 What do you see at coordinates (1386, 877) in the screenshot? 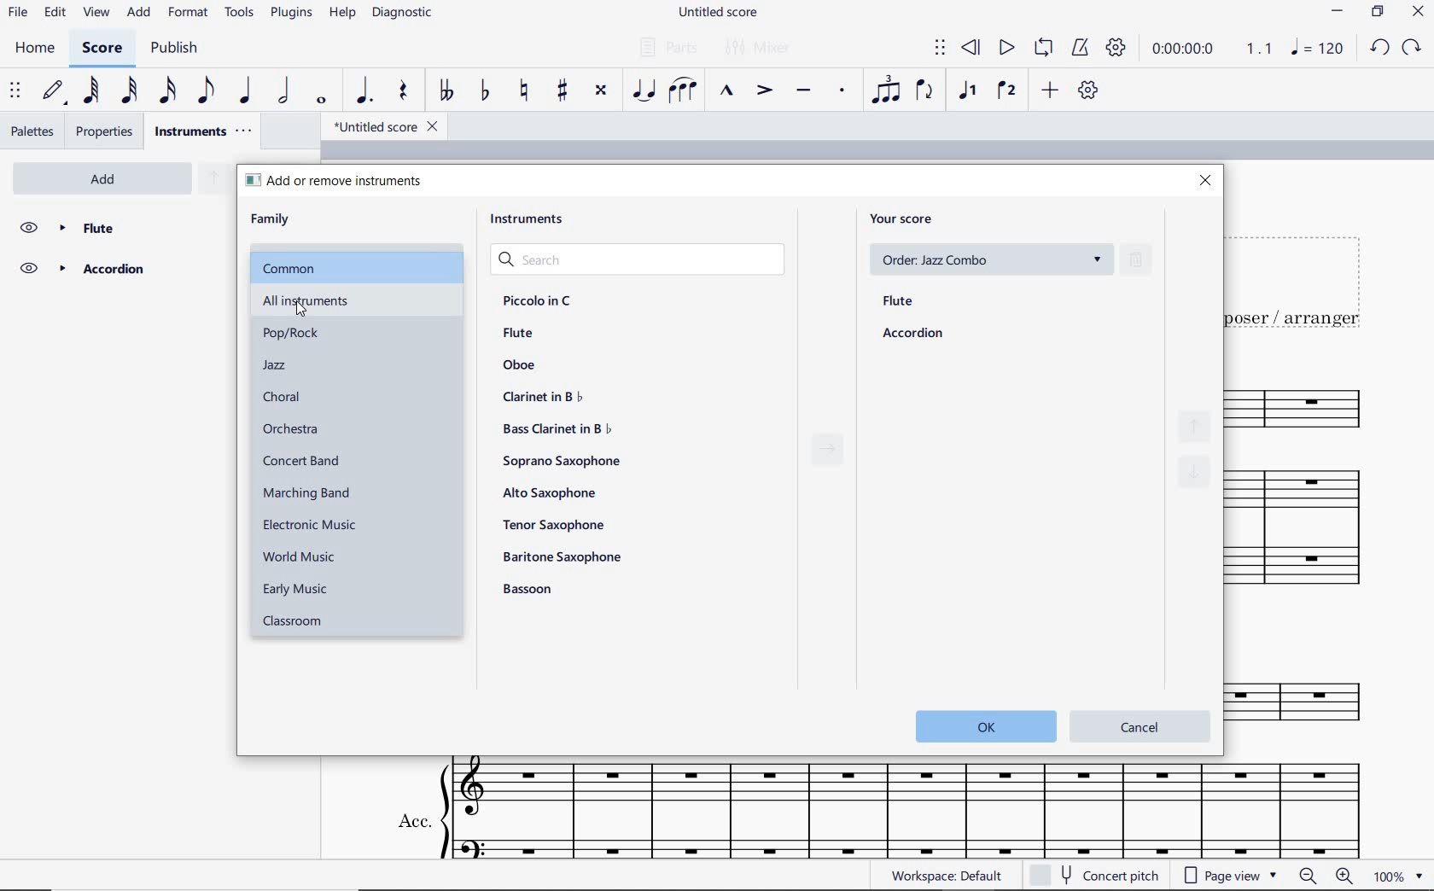
I see `zoom factor` at bounding box center [1386, 877].